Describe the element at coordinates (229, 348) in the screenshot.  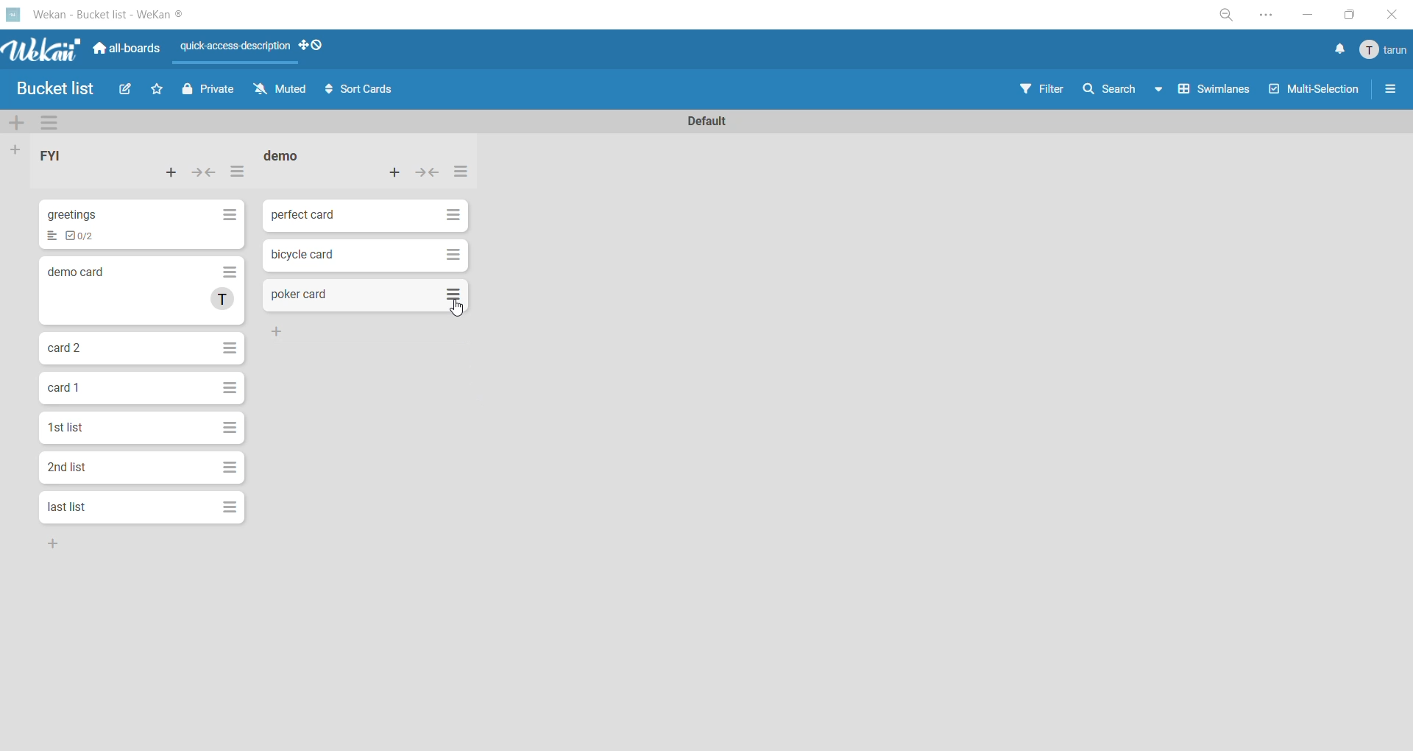
I see `Hamburger` at that location.